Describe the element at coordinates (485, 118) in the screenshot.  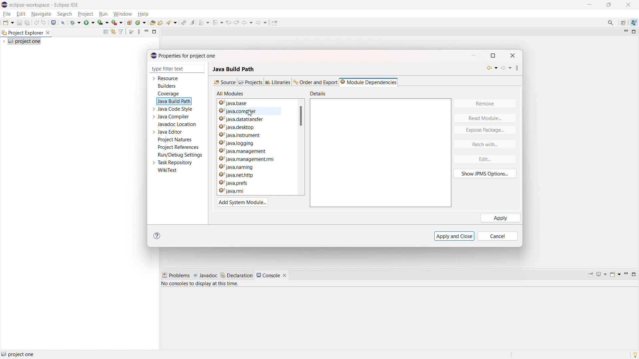
I see `read module` at that location.